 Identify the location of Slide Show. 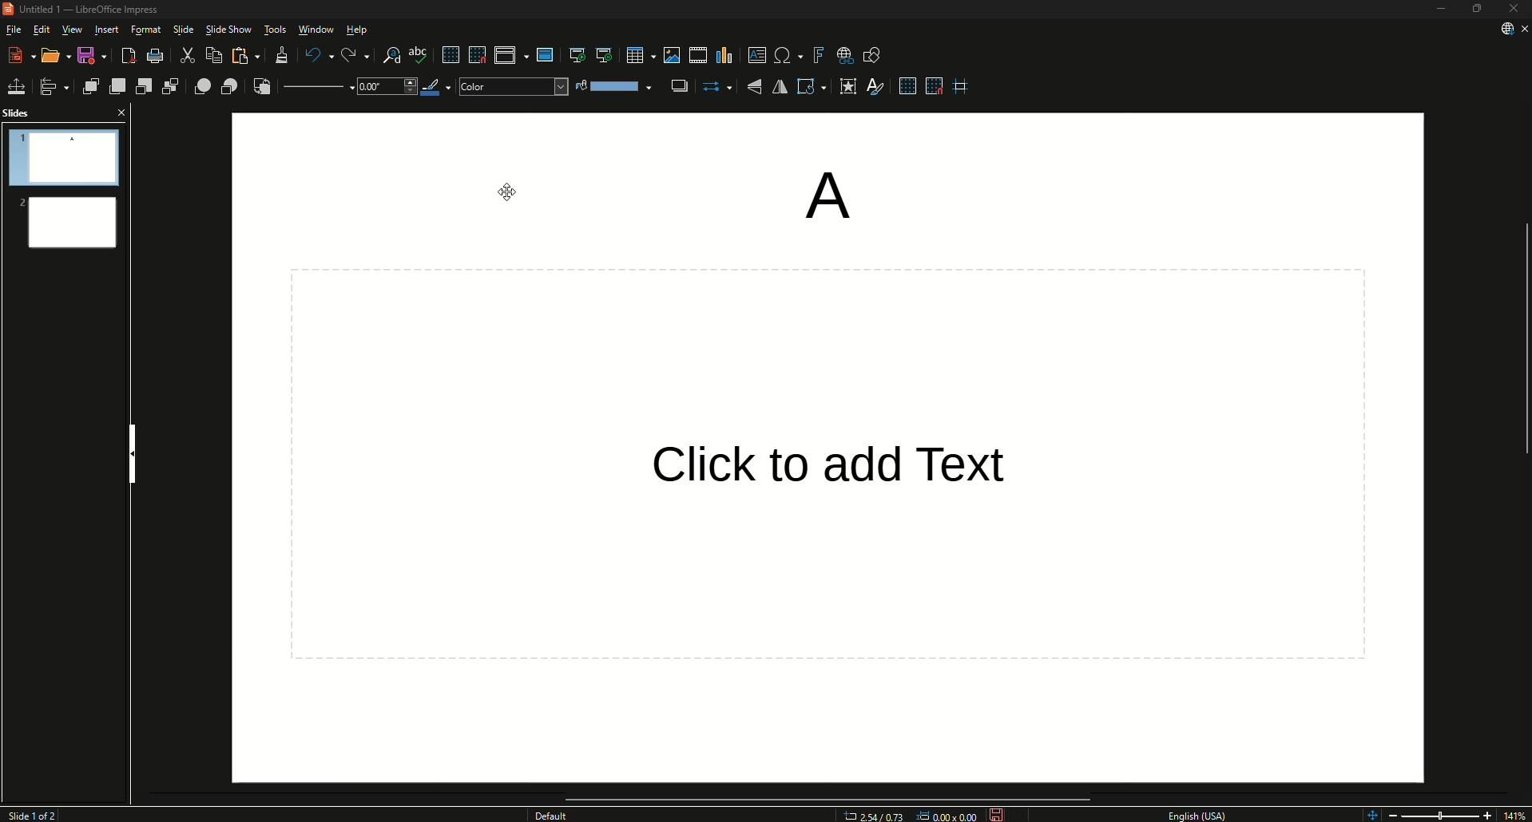
(229, 30).